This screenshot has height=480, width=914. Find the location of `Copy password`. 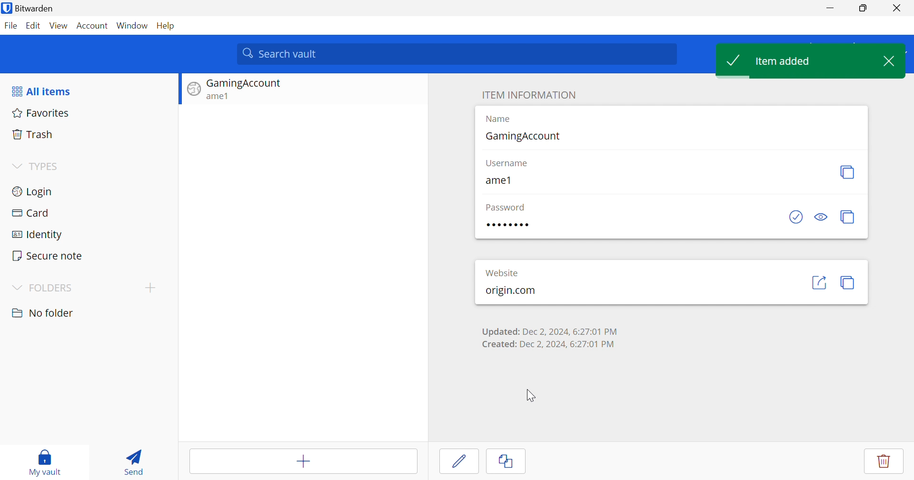

Copy password is located at coordinates (850, 217).